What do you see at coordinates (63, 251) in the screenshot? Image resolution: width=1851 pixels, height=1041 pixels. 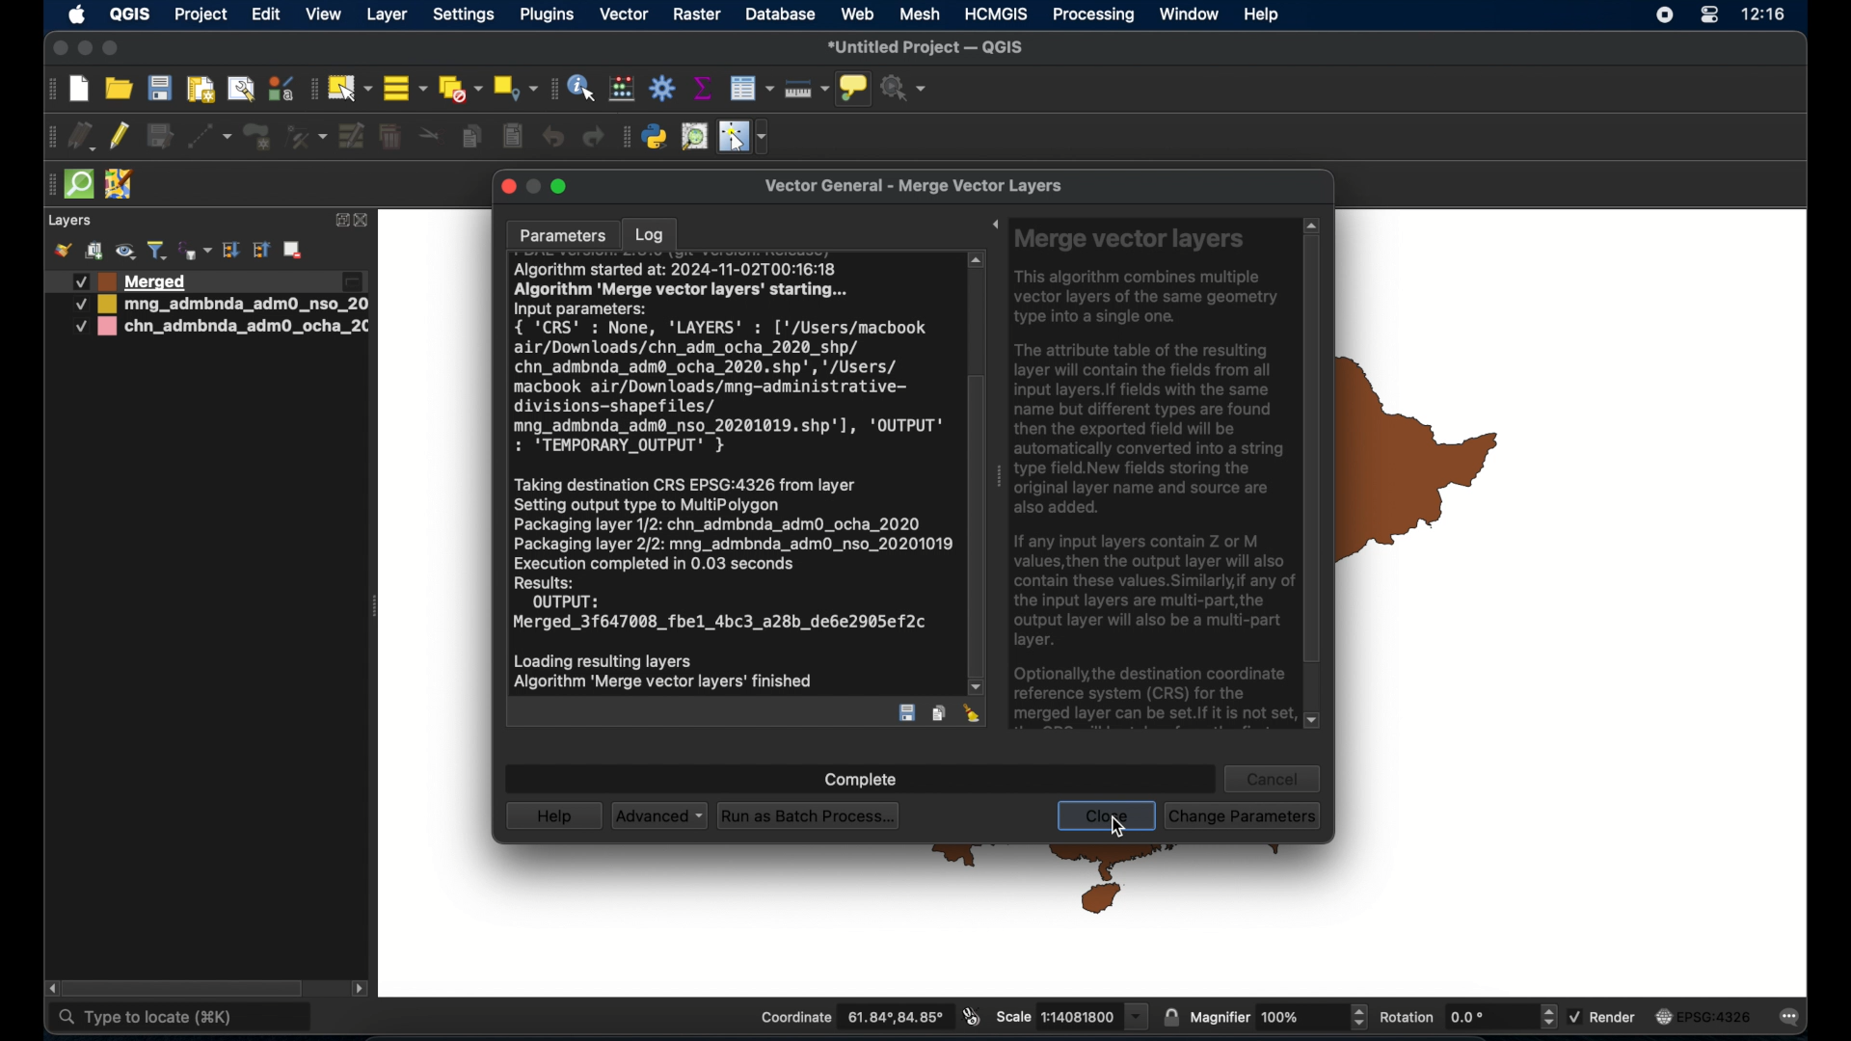 I see `open layer styling panel` at bounding box center [63, 251].